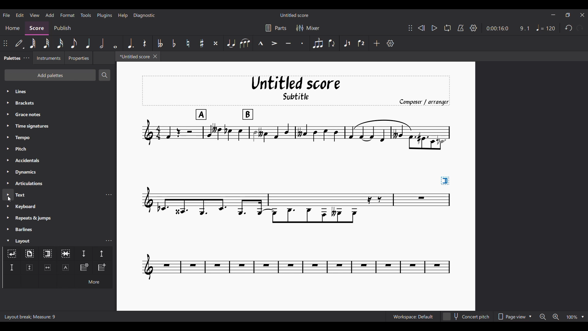  What do you see at coordinates (50, 15) in the screenshot?
I see `Add menu` at bounding box center [50, 15].